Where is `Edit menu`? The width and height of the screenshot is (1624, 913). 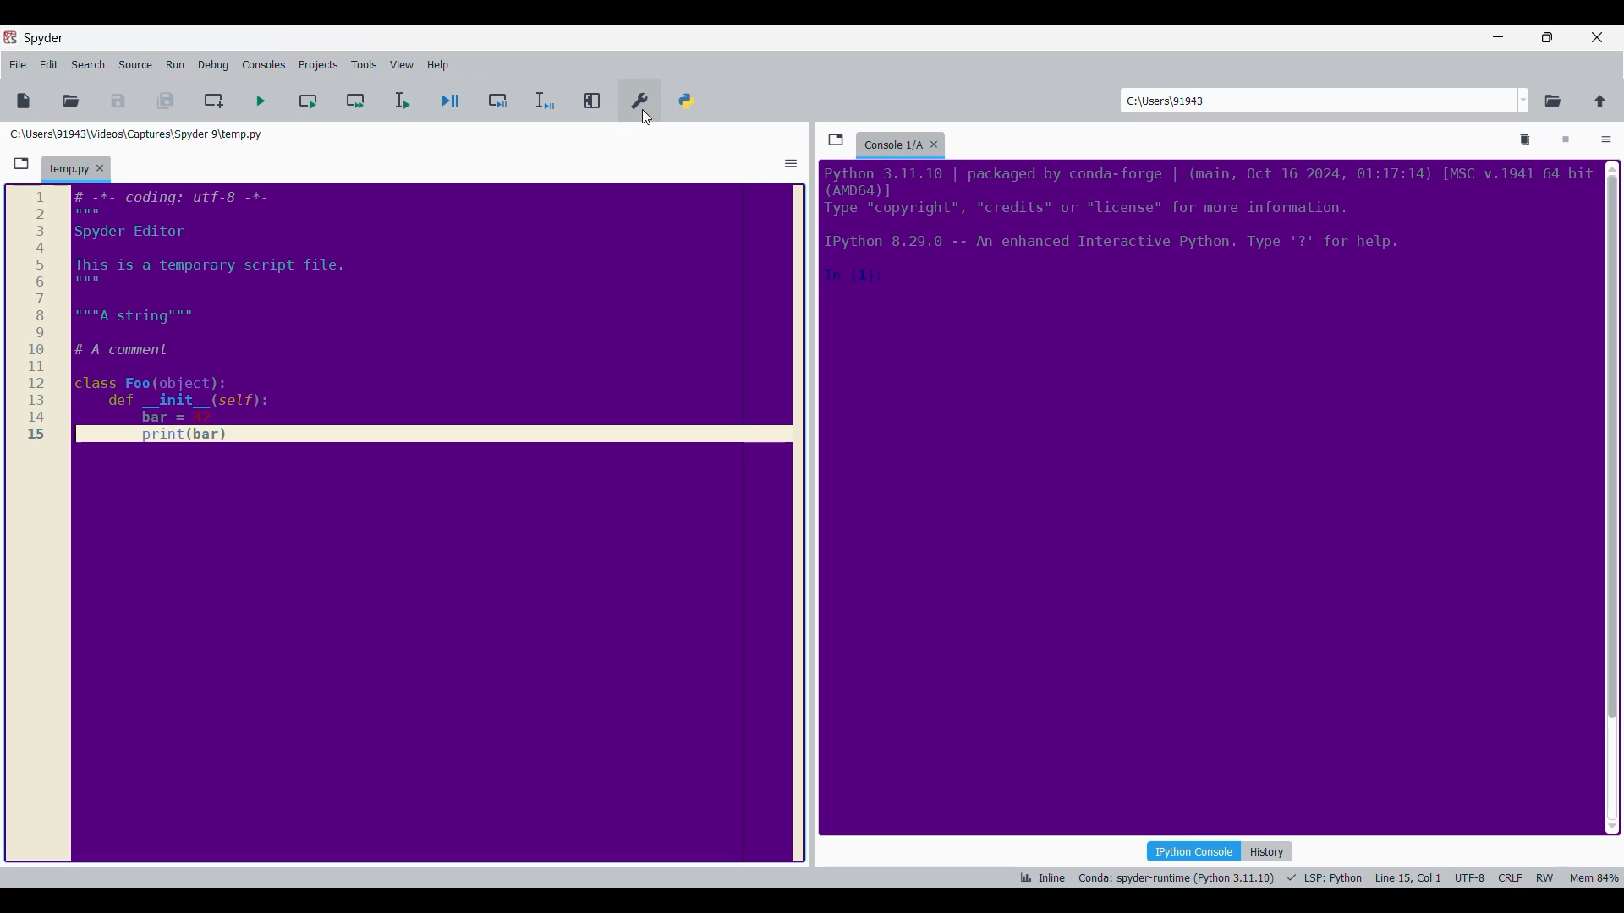 Edit menu is located at coordinates (49, 65).